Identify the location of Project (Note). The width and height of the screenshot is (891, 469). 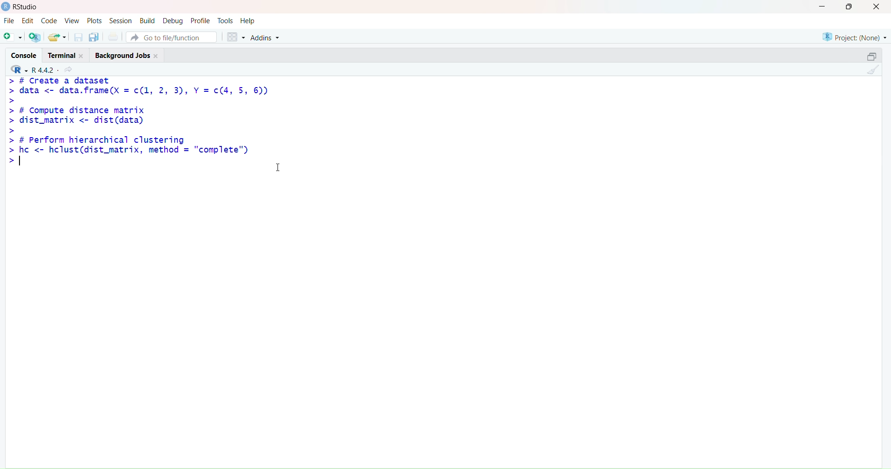
(855, 36).